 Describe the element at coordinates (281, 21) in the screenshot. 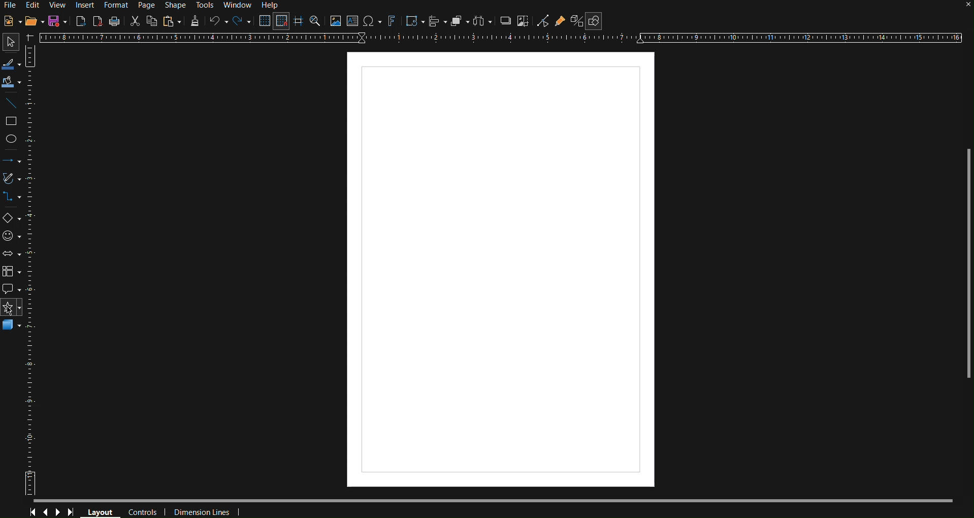

I see `Snap to Grid` at that location.